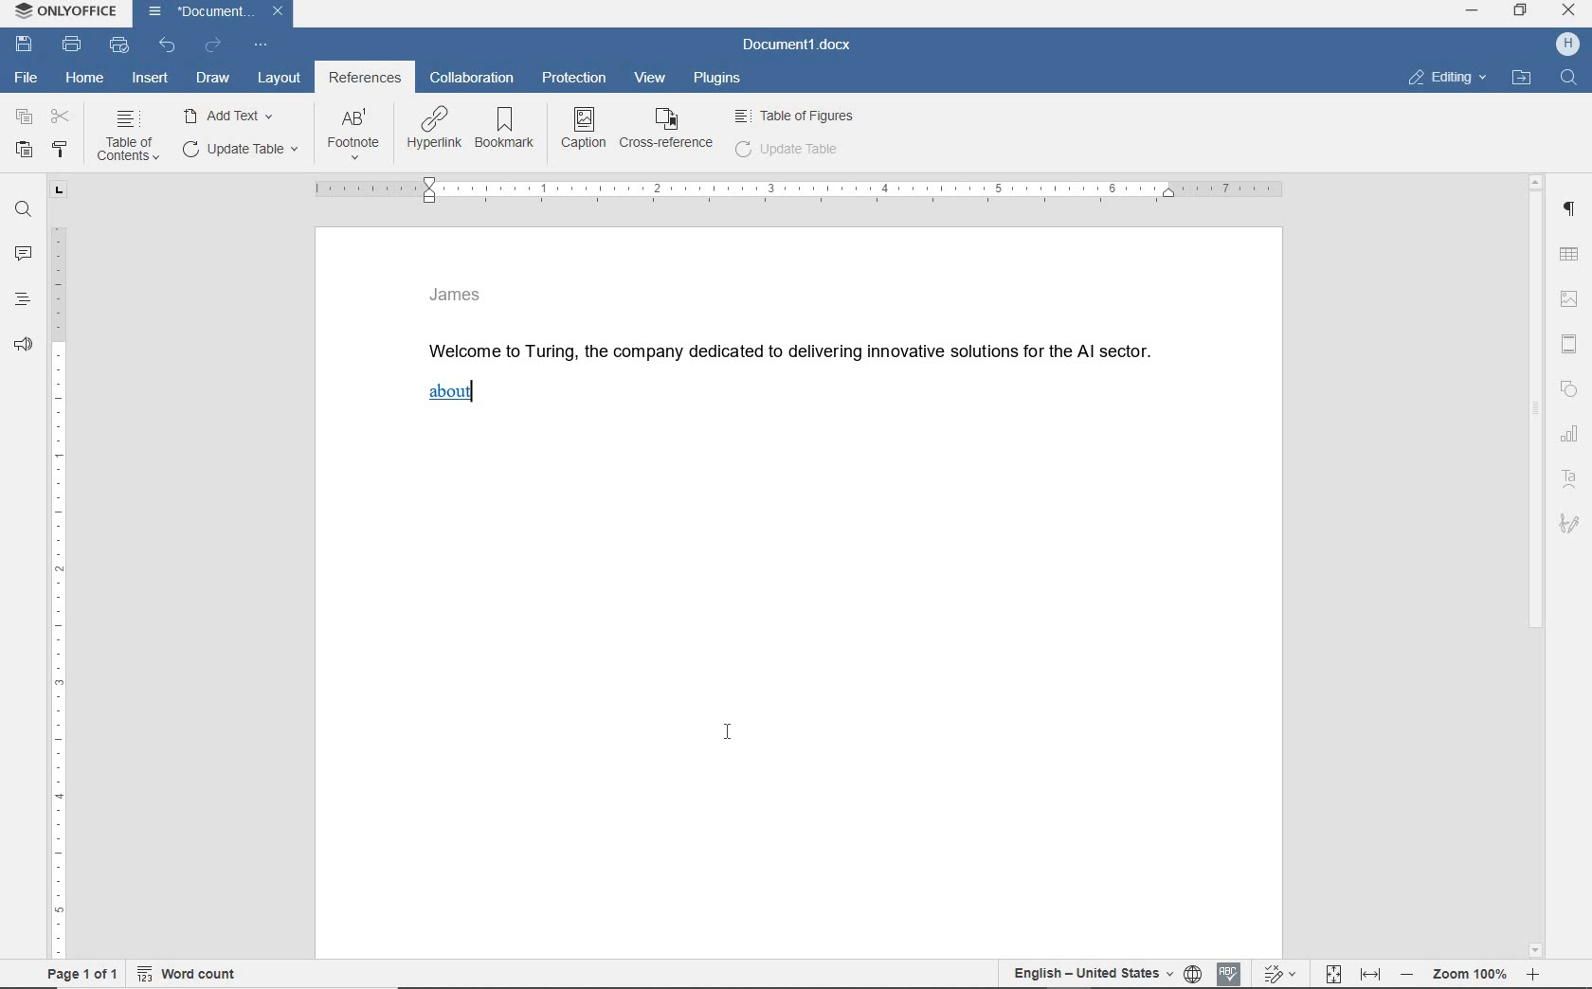 This screenshot has width=1592, height=989. Describe the element at coordinates (1193, 975) in the screenshot. I see `set document language` at that location.